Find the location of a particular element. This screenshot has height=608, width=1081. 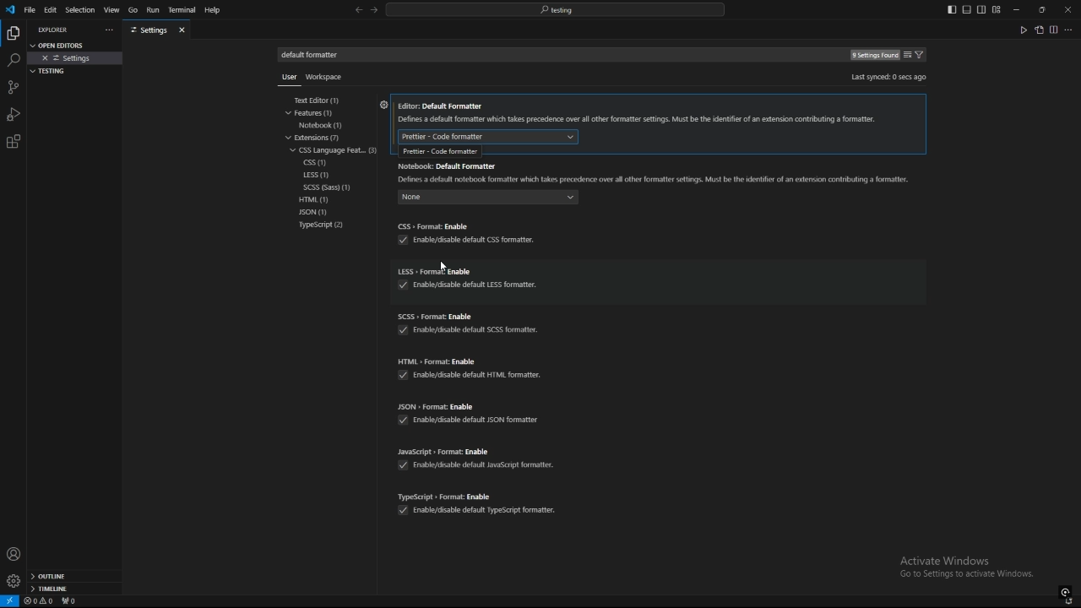

scss format enable is located at coordinates (471, 315).